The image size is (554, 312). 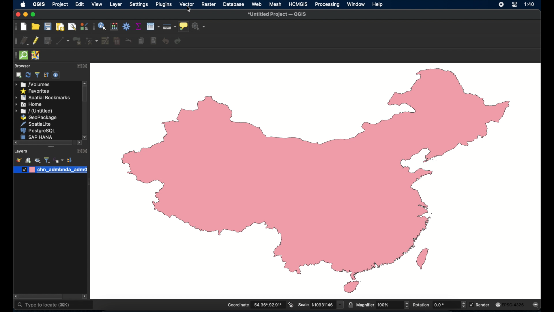 I want to click on digitize with segment, so click(x=63, y=41).